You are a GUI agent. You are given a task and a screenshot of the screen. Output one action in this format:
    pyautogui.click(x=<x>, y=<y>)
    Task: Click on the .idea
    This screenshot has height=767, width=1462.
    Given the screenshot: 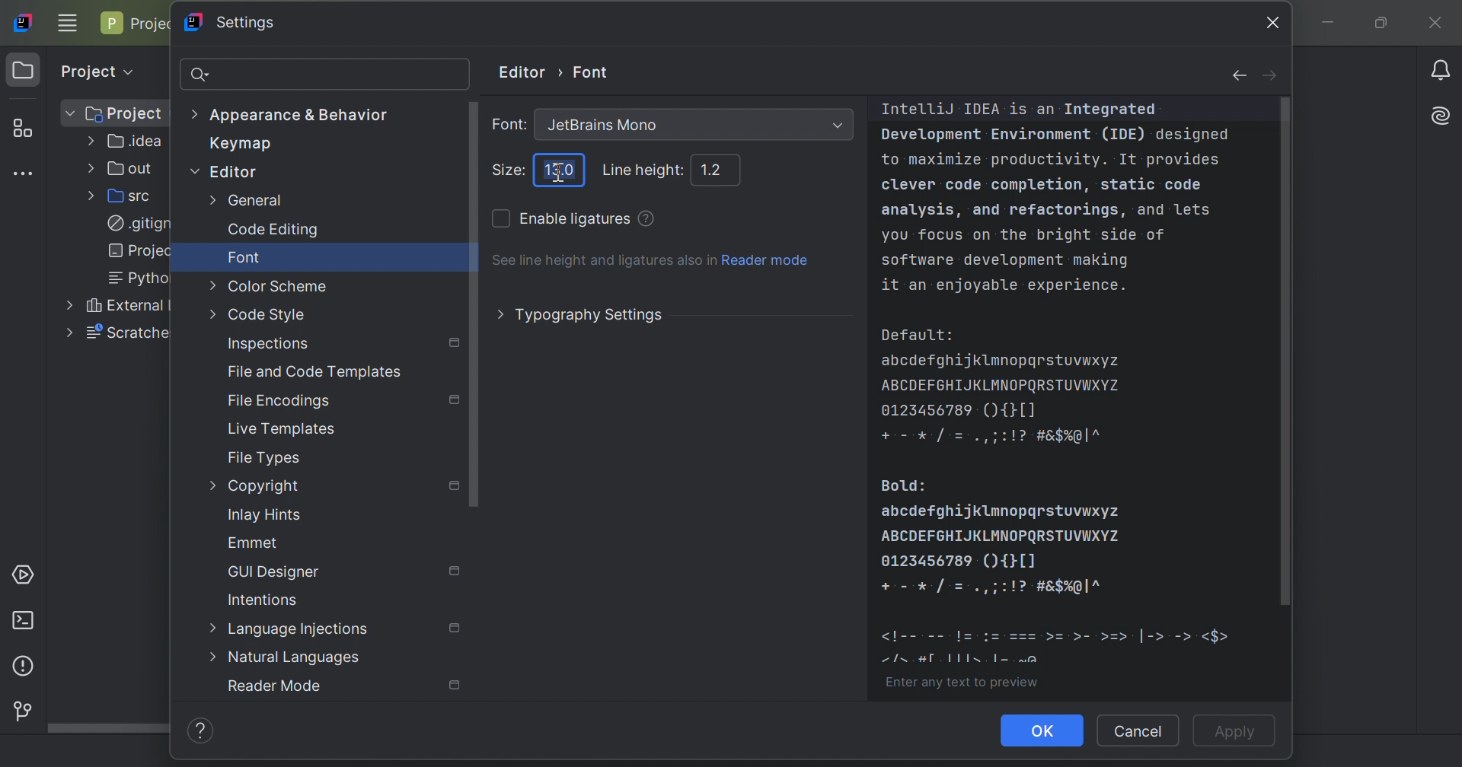 What is the action you would take?
    pyautogui.click(x=127, y=144)
    